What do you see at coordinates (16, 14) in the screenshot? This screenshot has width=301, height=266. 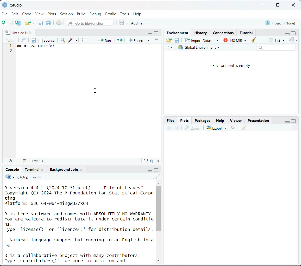 I see `Edit` at bounding box center [16, 14].